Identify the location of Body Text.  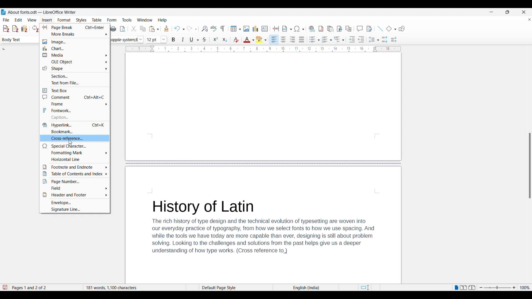
(15, 40).